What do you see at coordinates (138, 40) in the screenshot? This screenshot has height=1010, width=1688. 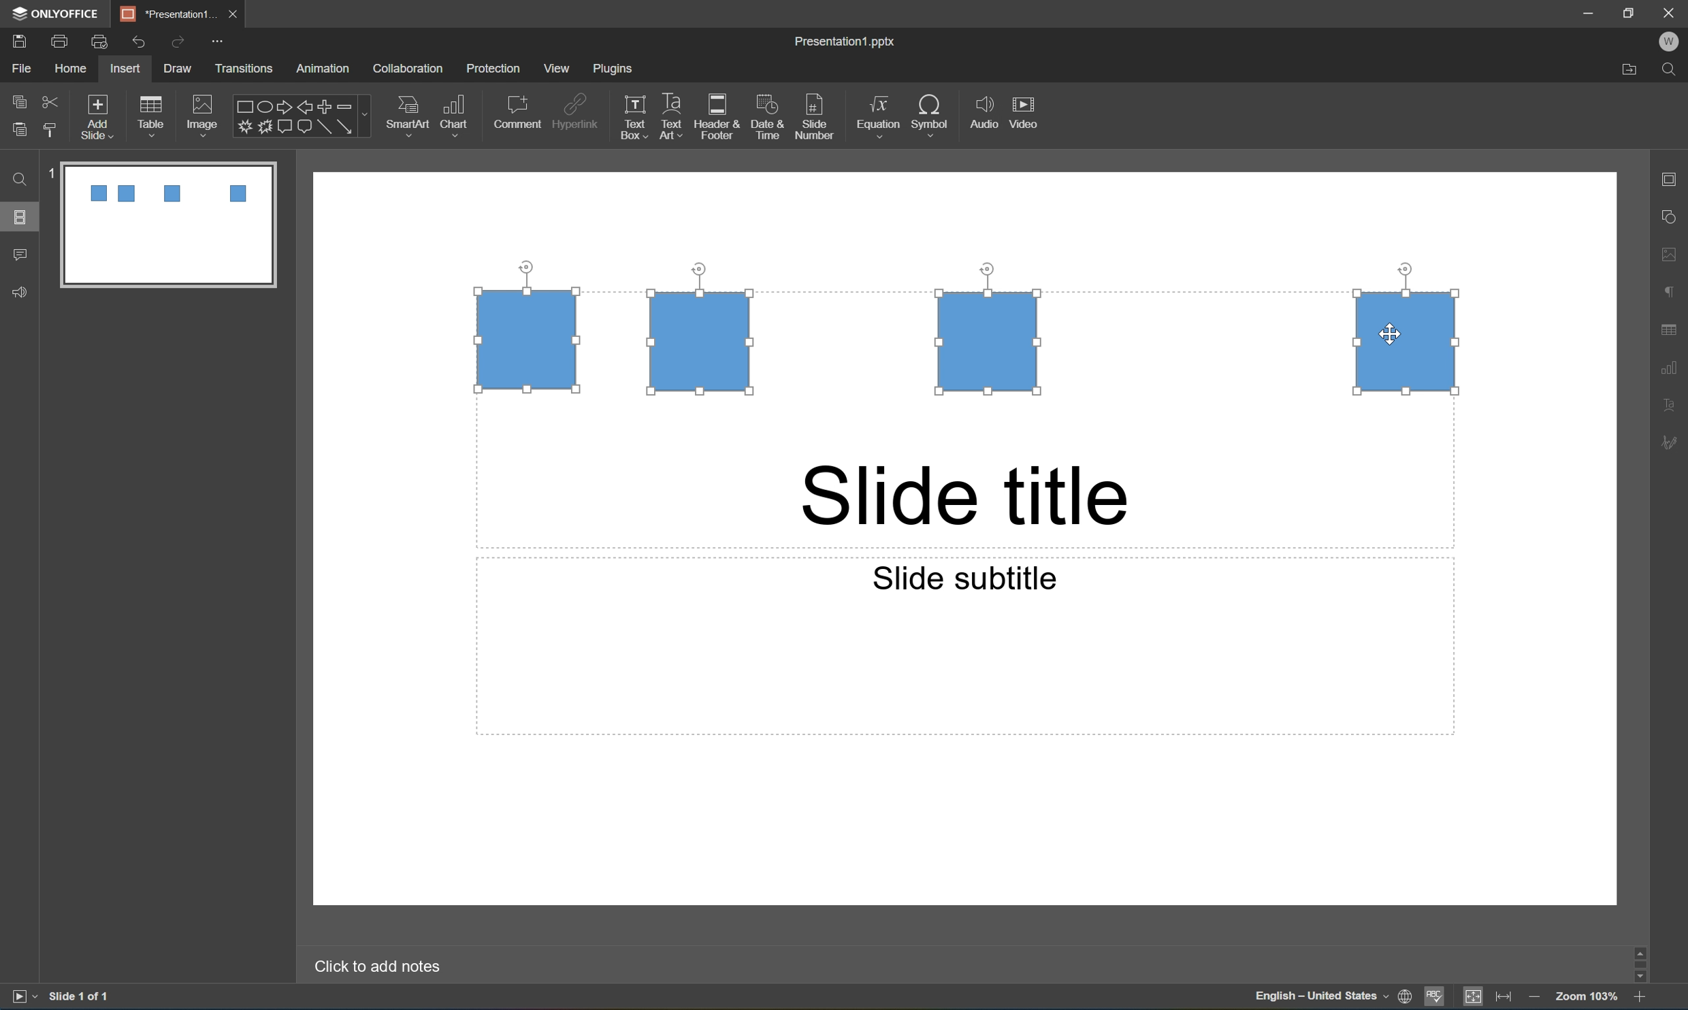 I see `Undo` at bounding box center [138, 40].